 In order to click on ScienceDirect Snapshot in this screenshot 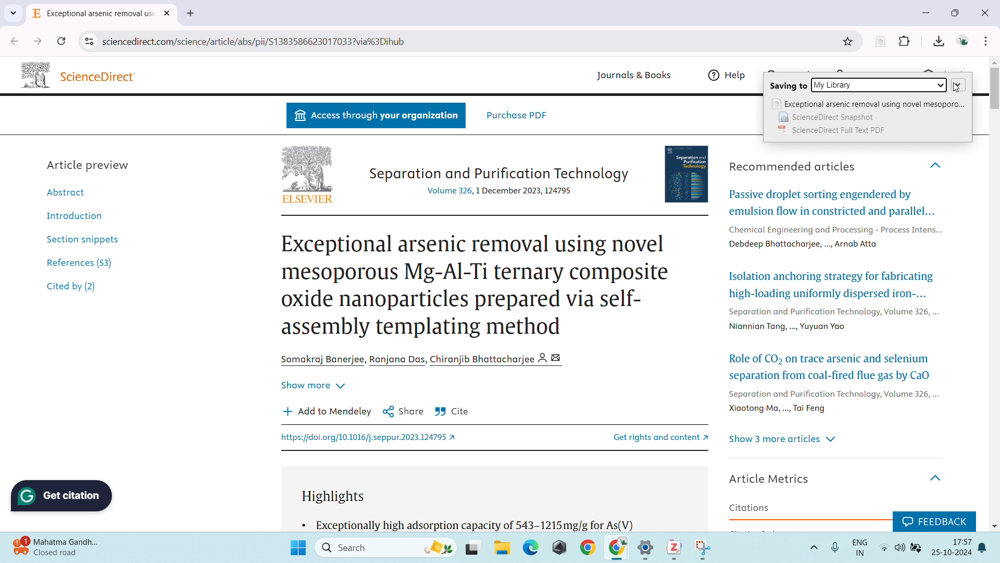, I will do `click(827, 117)`.